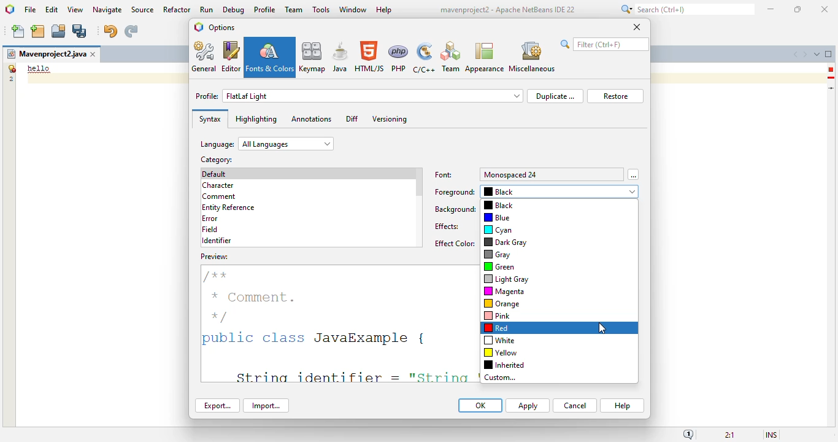 The width and height of the screenshot is (838, 442). What do you see at coordinates (832, 88) in the screenshot?
I see `current line` at bounding box center [832, 88].